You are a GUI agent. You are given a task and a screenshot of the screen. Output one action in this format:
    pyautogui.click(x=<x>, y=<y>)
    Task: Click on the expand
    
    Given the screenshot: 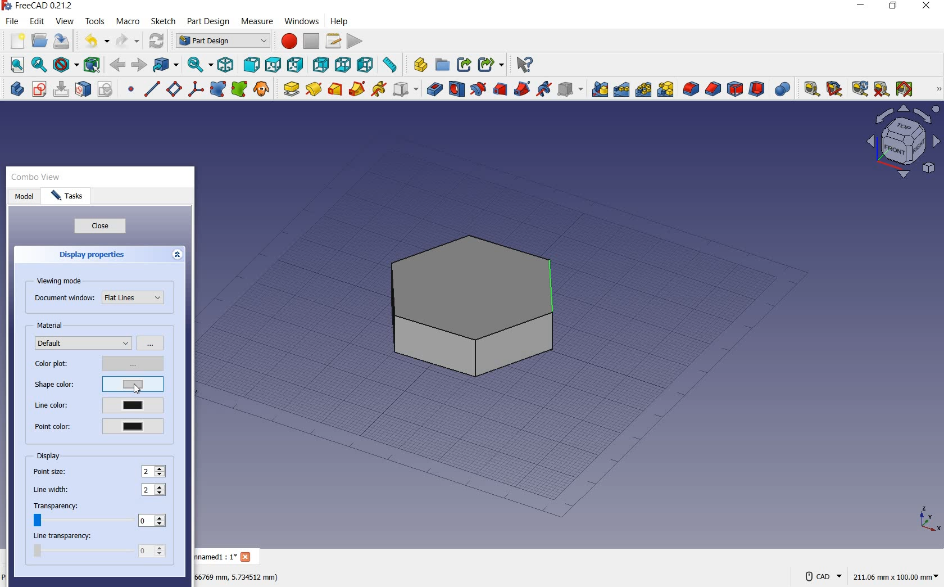 What is the action you would take?
    pyautogui.click(x=180, y=256)
    